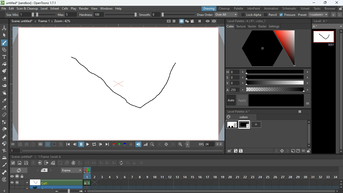  I want to click on paint, so click(4, 71).